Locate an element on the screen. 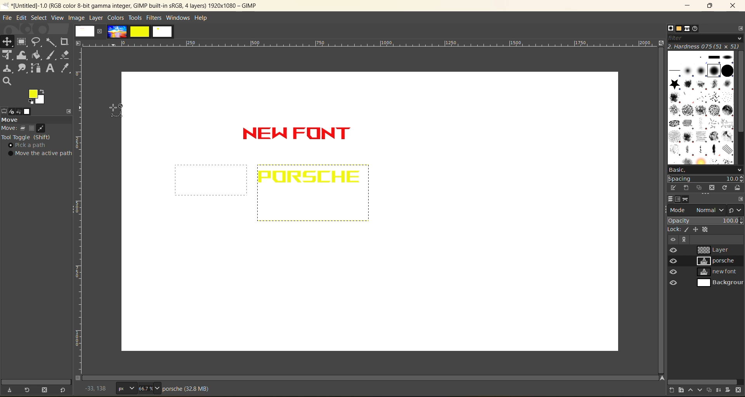 The image size is (745, 397). fonts is located at coordinates (688, 28).